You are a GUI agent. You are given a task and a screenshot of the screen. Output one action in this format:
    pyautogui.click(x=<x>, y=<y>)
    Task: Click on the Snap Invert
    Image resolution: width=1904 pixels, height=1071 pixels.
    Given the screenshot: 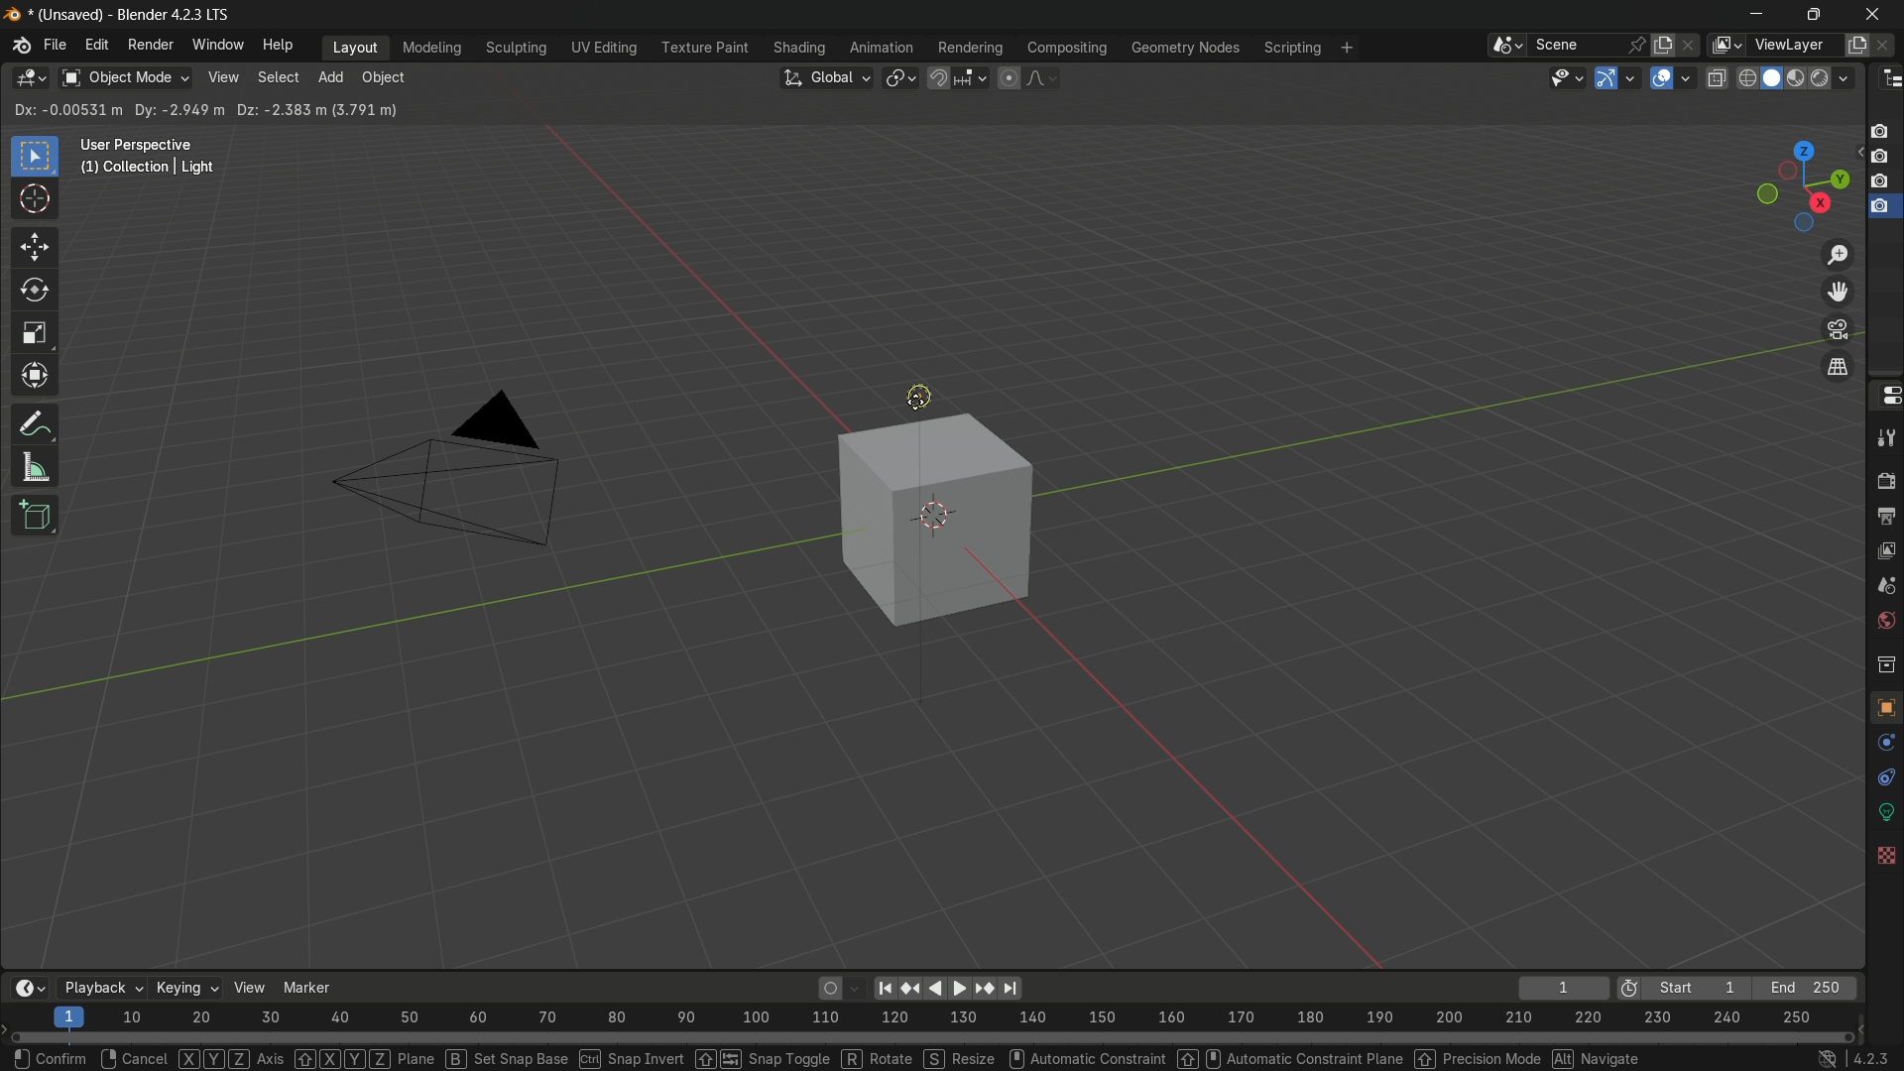 What is the action you would take?
    pyautogui.click(x=630, y=1057)
    